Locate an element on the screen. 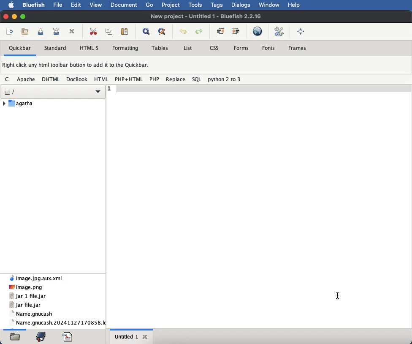  c is located at coordinates (8, 79).